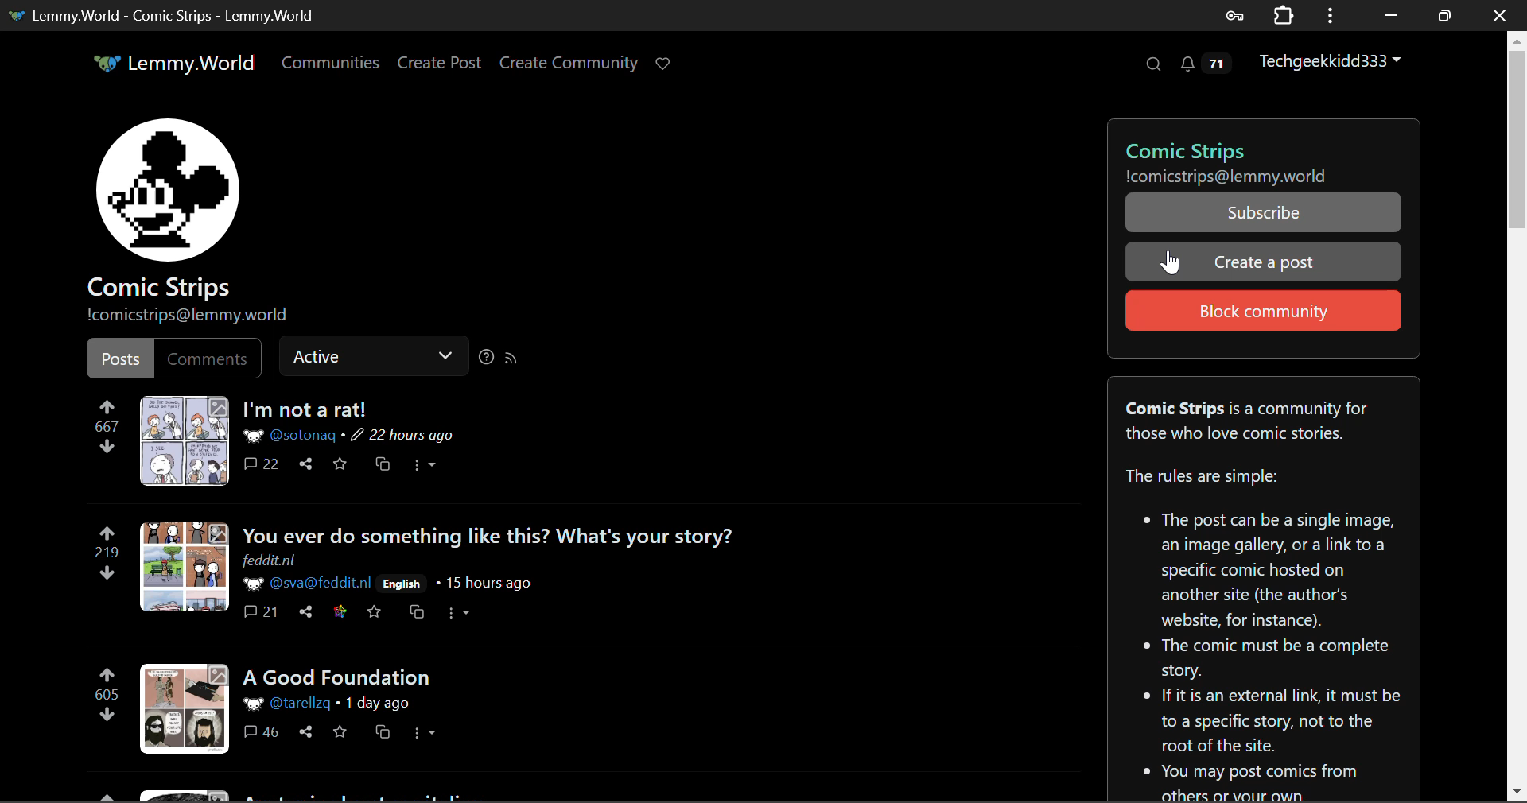 The width and height of the screenshot is (1527, 803). Describe the element at coordinates (339, 462) in the screenshot. I see `Save` at that location.